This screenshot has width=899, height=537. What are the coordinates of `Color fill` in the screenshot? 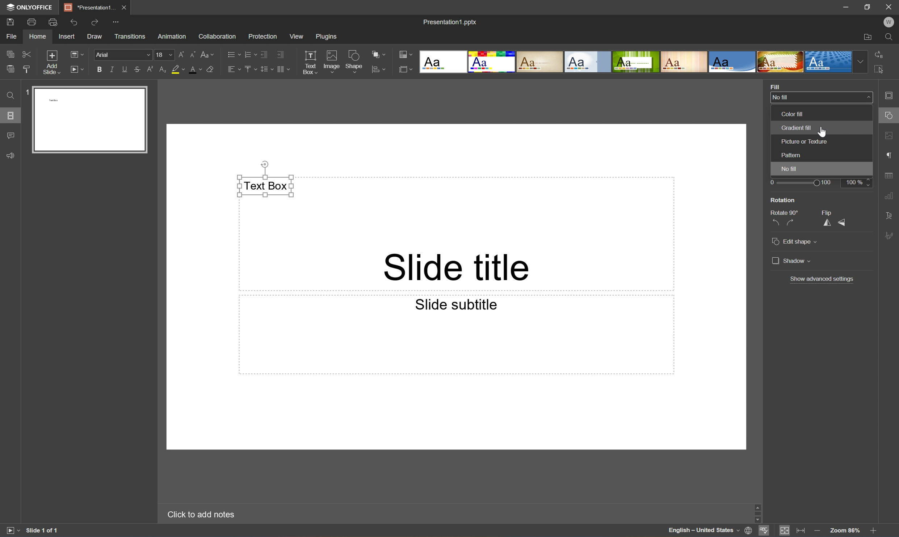 It's located at (793, 114).